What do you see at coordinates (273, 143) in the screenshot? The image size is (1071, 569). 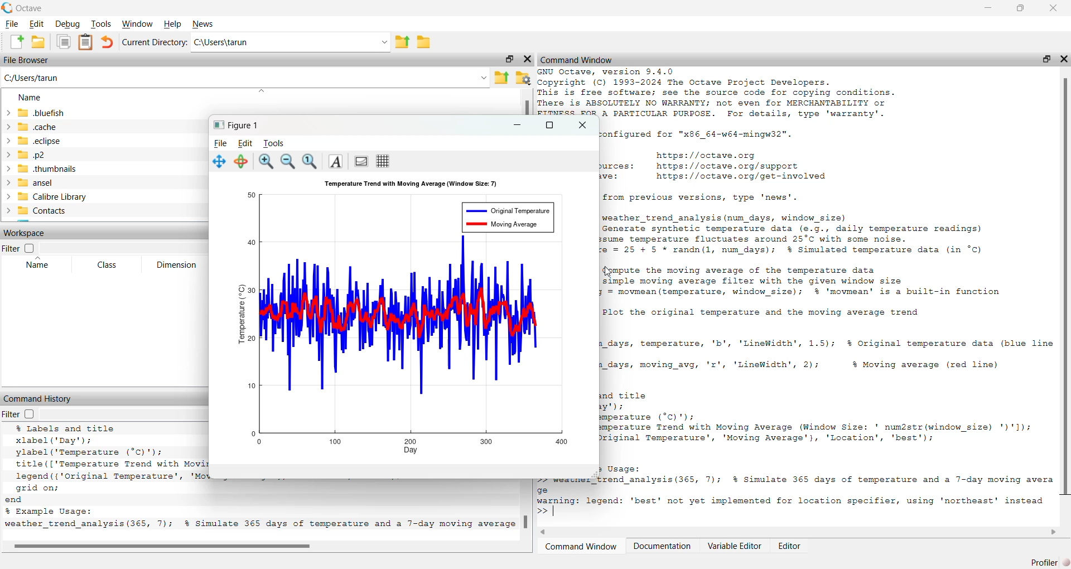 I see `Tools` at bounding box center [273, 143].